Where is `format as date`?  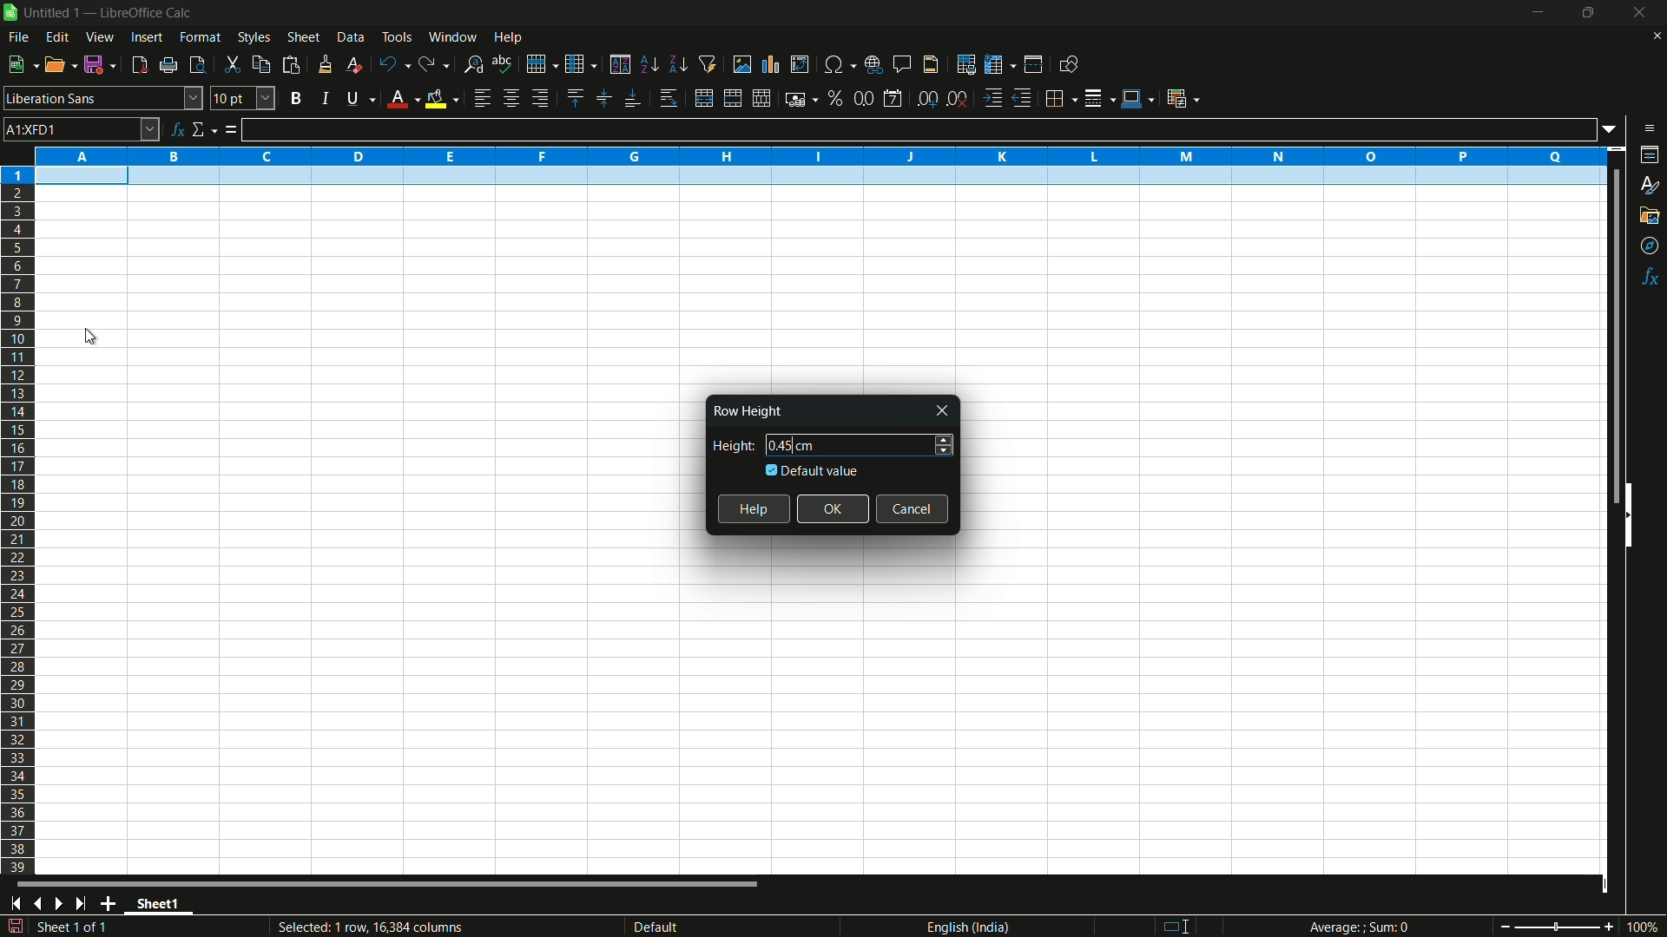 format as date is located at coordinates (893, 99).